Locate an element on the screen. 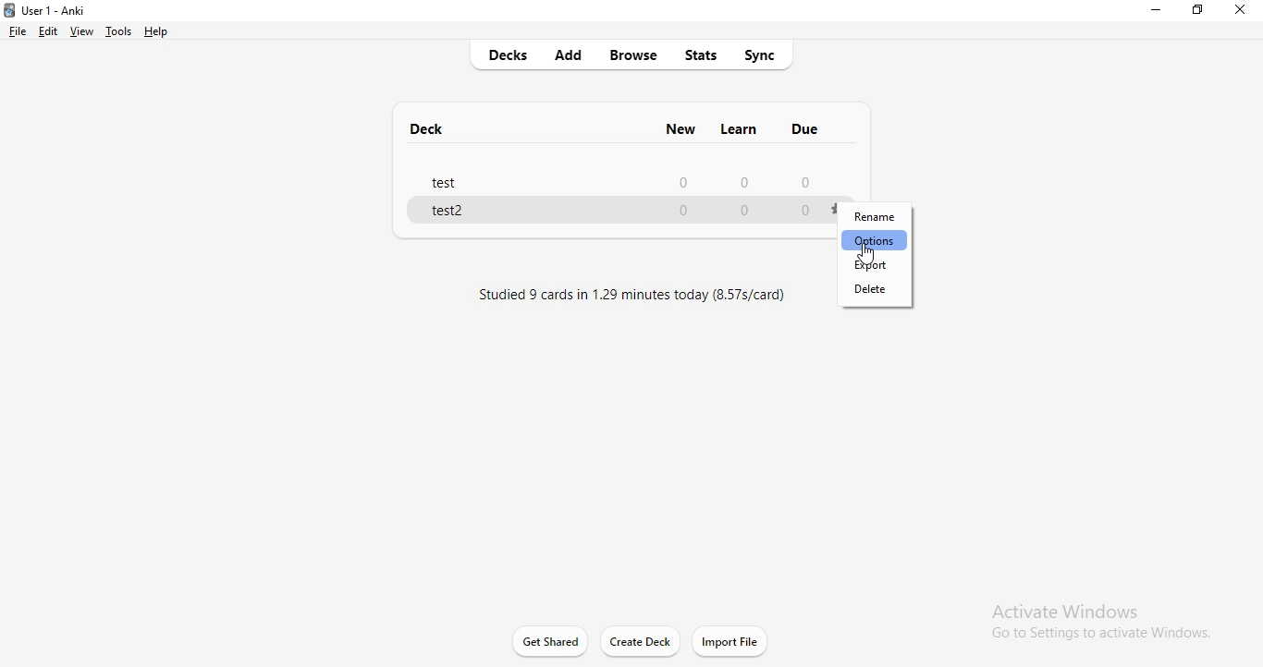 This screenshot has height=667, width=1263. 0 is located at coordinates (808, 179).